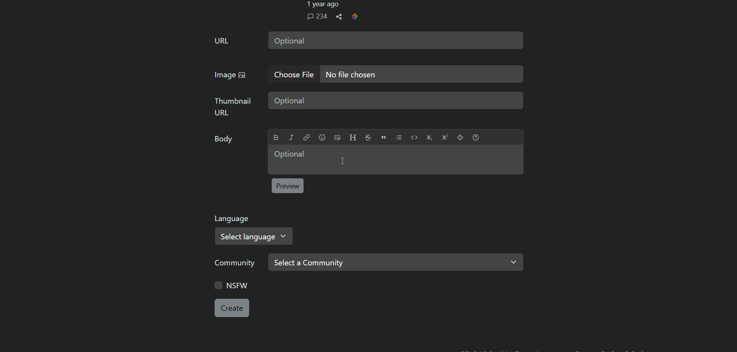 The height and width of the screenshot is (352, 737). I want to click on NSFW, so click(232, 285).